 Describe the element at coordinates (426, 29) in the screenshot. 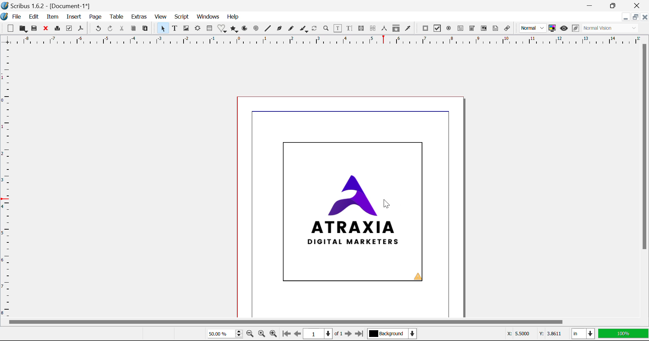

I see `Pdf Push Button` at that location.